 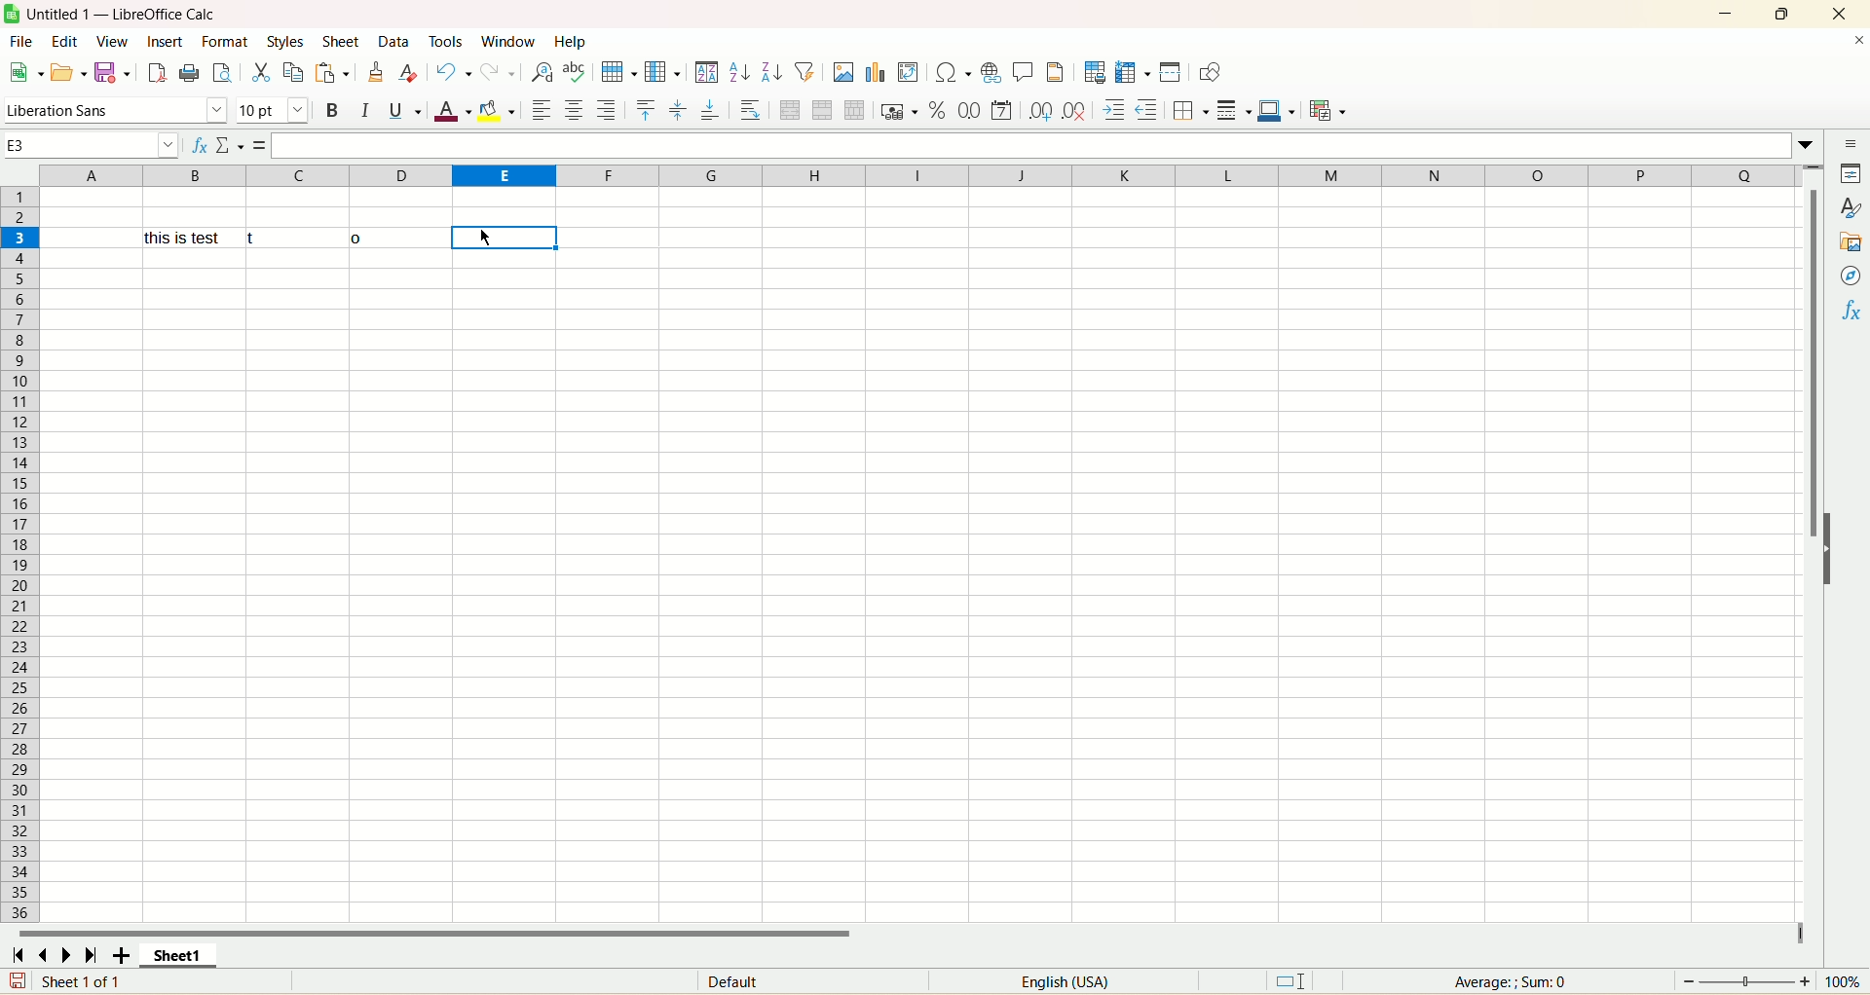 What do you see at coordinates (1021, 72) in the screenshot?
I see `insert comment` at bounding box center [1021, 72].